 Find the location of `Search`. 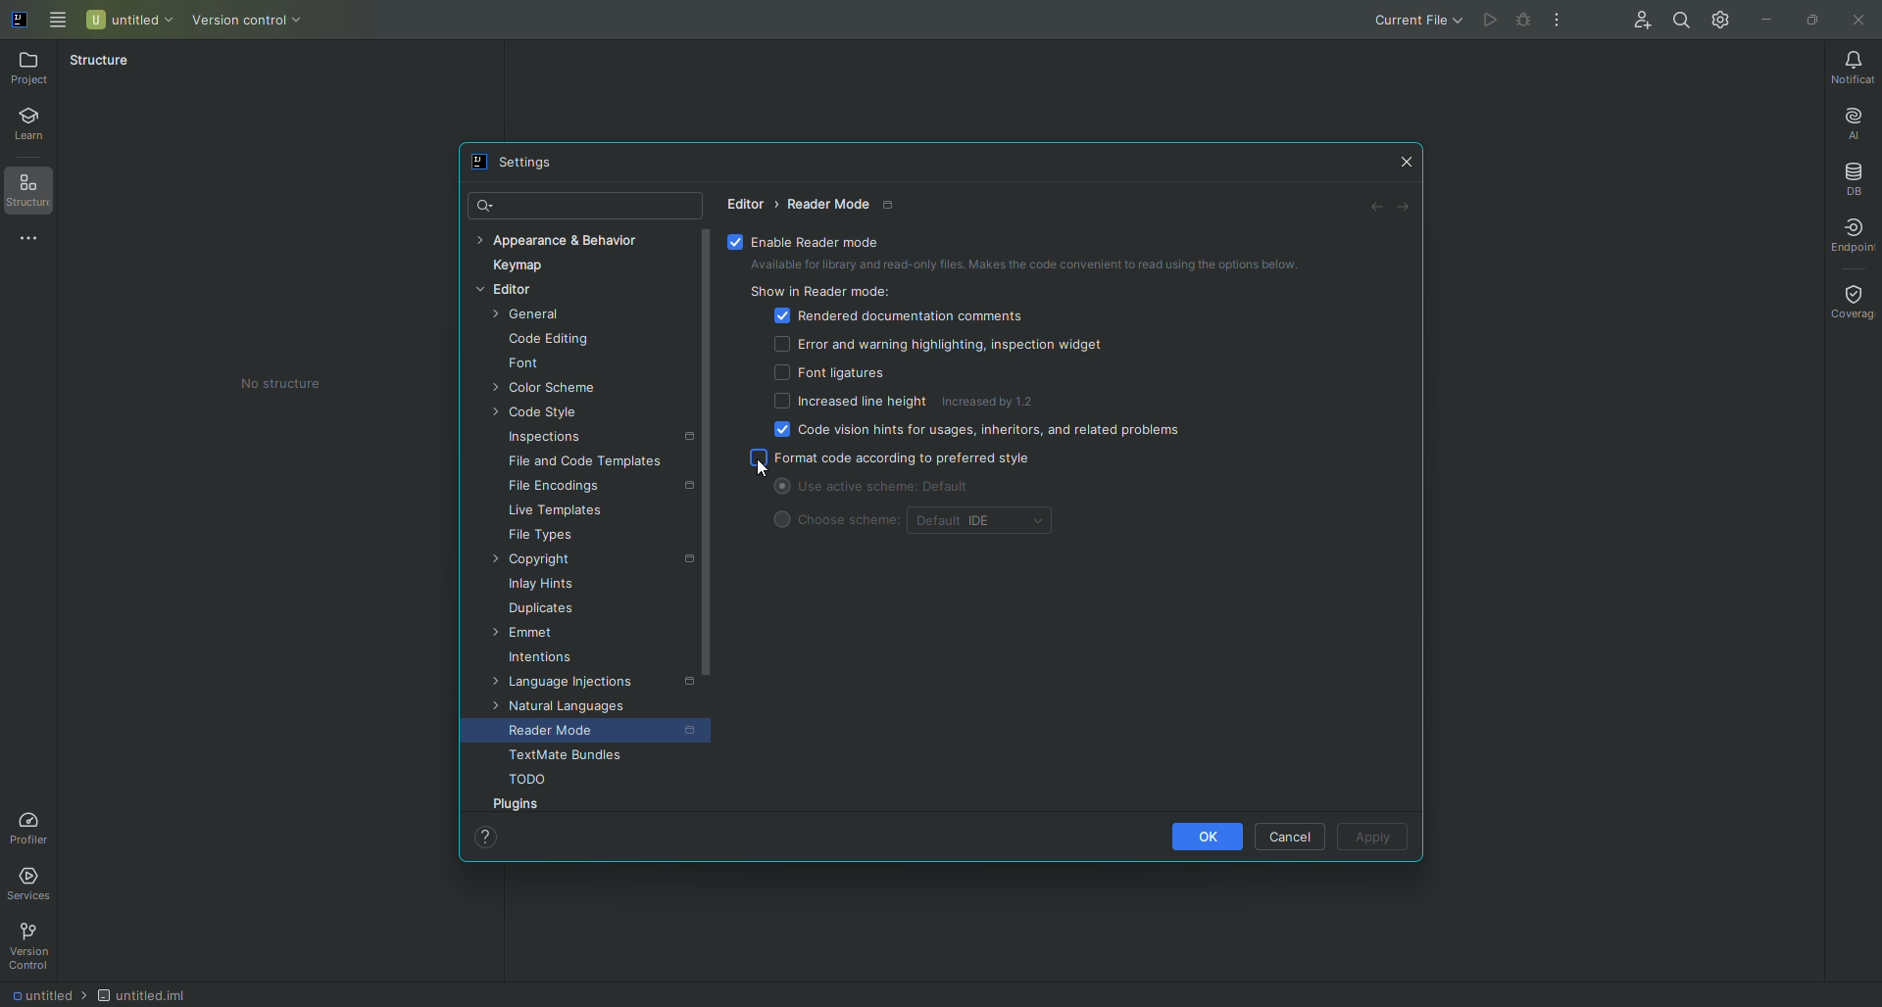

Search is located at coordinates (485, 204).